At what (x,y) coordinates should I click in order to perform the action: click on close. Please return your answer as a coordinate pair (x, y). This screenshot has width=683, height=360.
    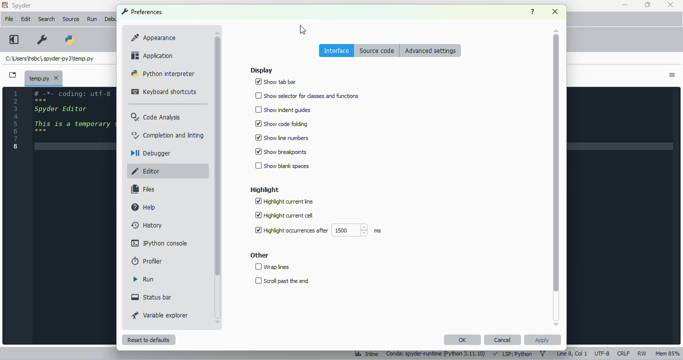
    Looking at the image, I should click on (671, 5).